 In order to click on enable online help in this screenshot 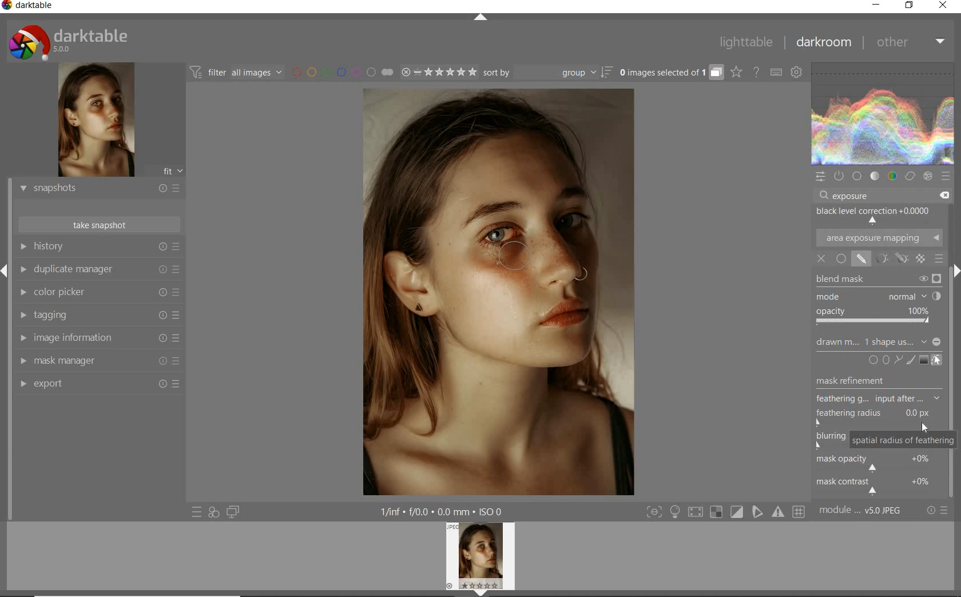, I will do `click(756, 73)`.